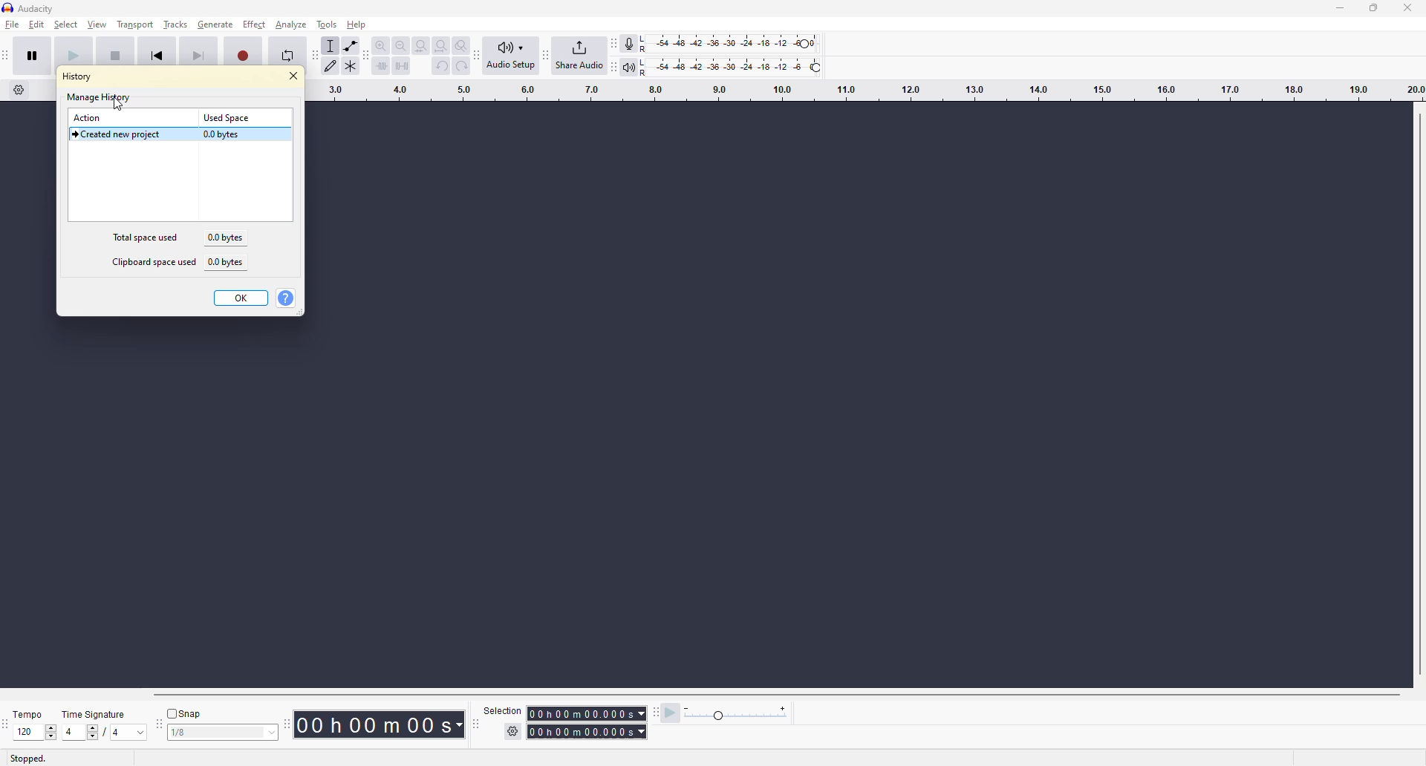 The height and width of the screenshot is (766, 1426). Describe the element at coordinates (19, 90) in the screenshot. I see `timeline options` at that location.